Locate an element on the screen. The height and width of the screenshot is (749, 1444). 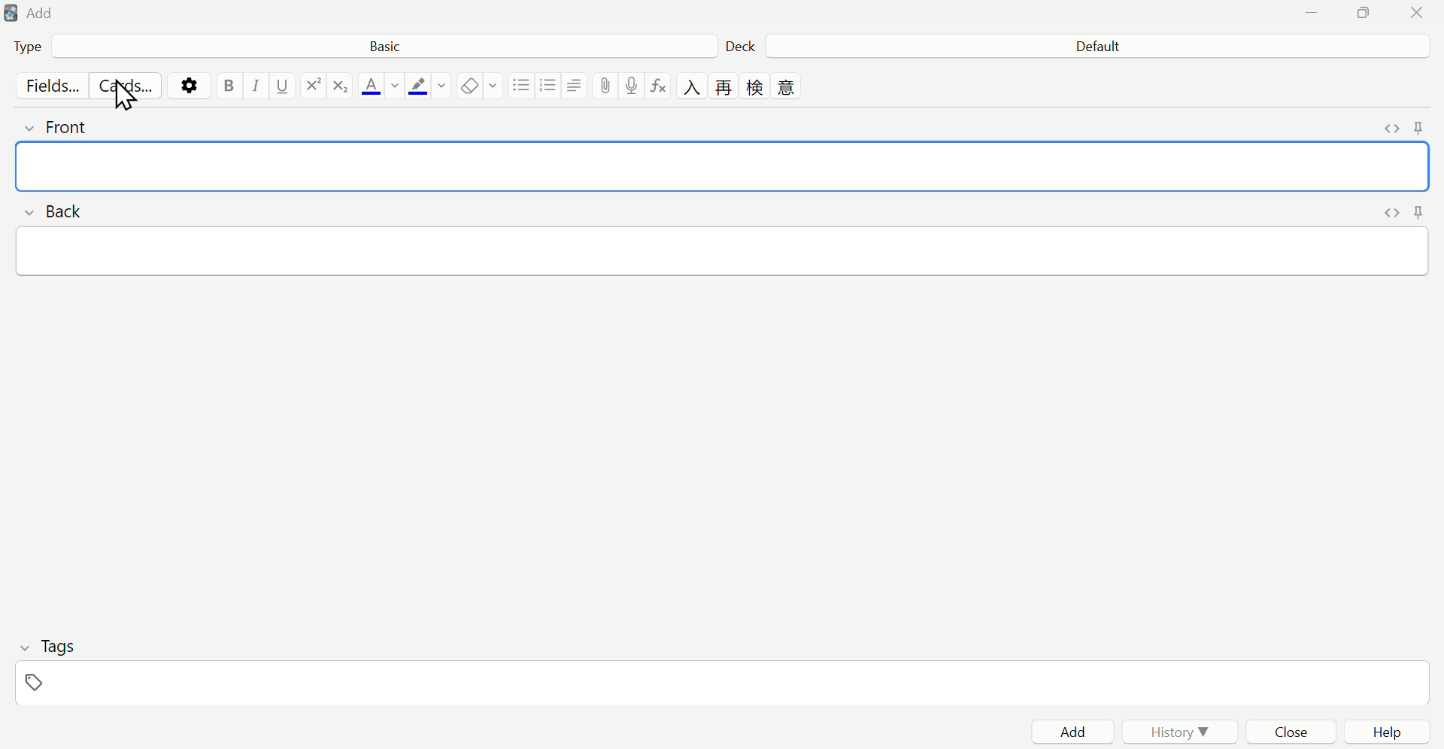
Text Colour is located at coordinates (378, 85).